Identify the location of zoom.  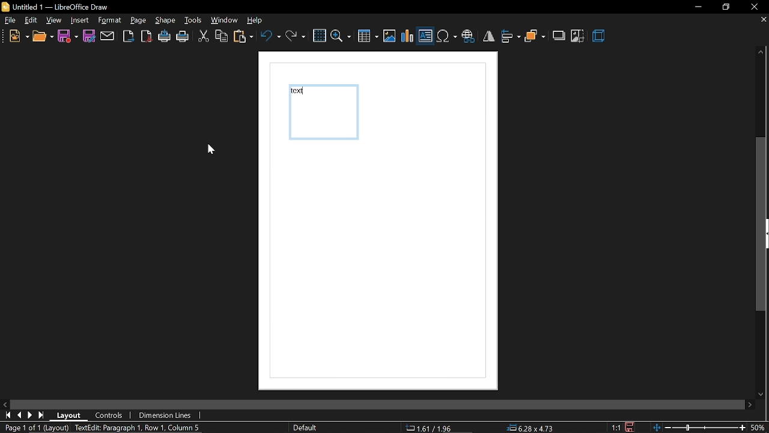
(341, 35).